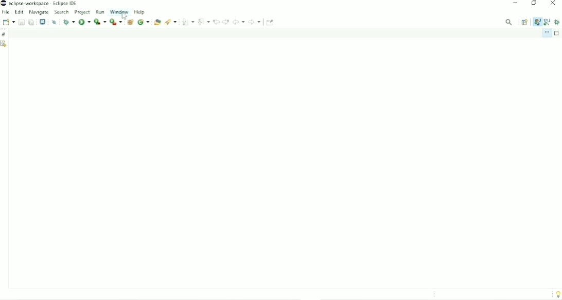 The height and width of the screenshot is (300, 562). What do you see at coordinates (6, 12) in the screenshot?
I see `File` at bounding box center [6, 12].